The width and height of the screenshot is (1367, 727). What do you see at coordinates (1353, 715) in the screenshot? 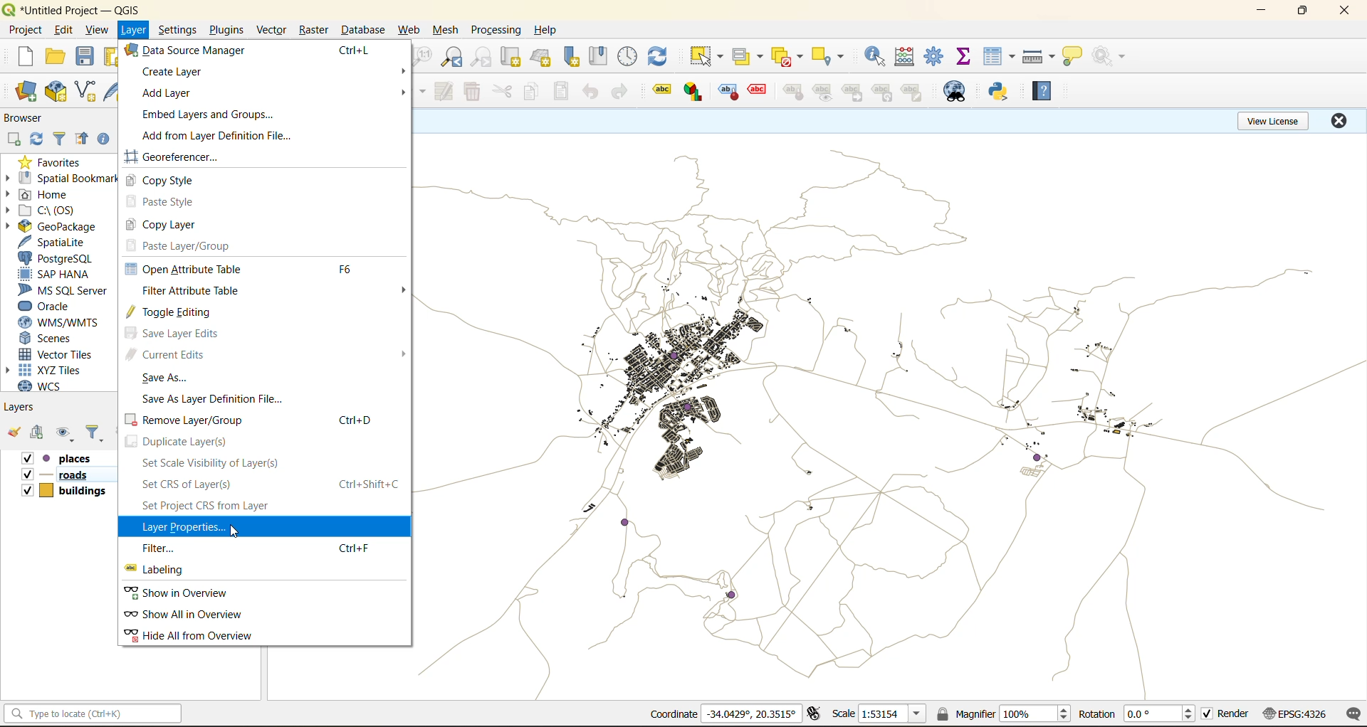
I see `log messages` at bounding box center [1353, 715].